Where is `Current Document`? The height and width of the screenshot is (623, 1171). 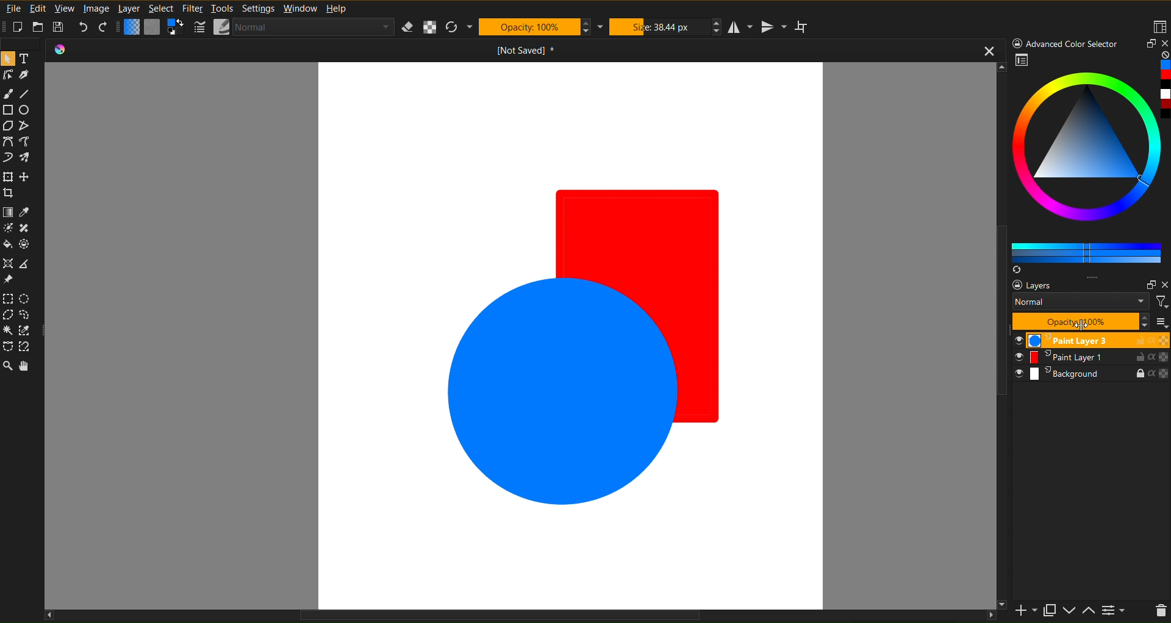
Current Document is located at coordinates (498, 52).